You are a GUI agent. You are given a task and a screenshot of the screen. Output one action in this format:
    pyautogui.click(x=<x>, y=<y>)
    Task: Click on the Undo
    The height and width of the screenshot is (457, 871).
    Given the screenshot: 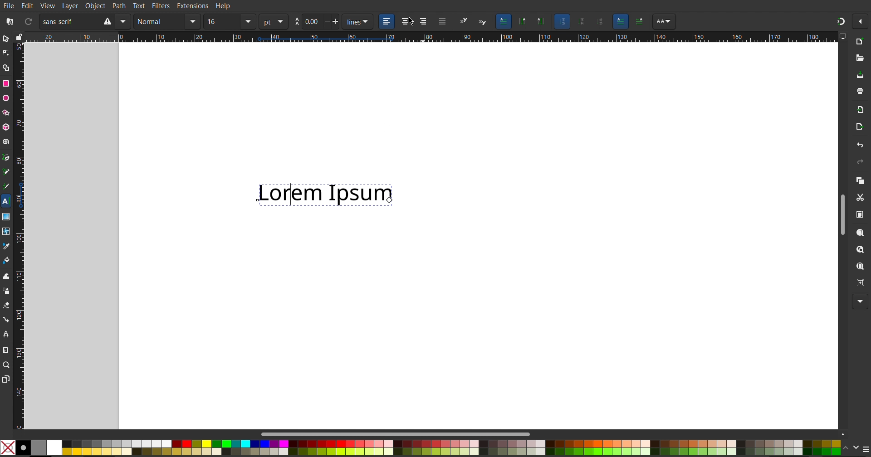 What is the action you would take?
    pyautogui.click(x=861, y=145)
    